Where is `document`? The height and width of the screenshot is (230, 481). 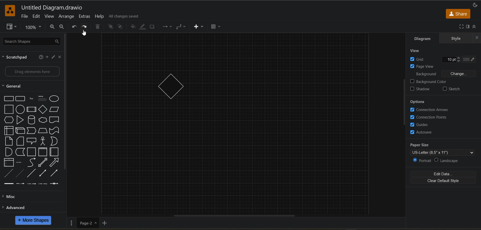
document is located at coordinates (54, 120).